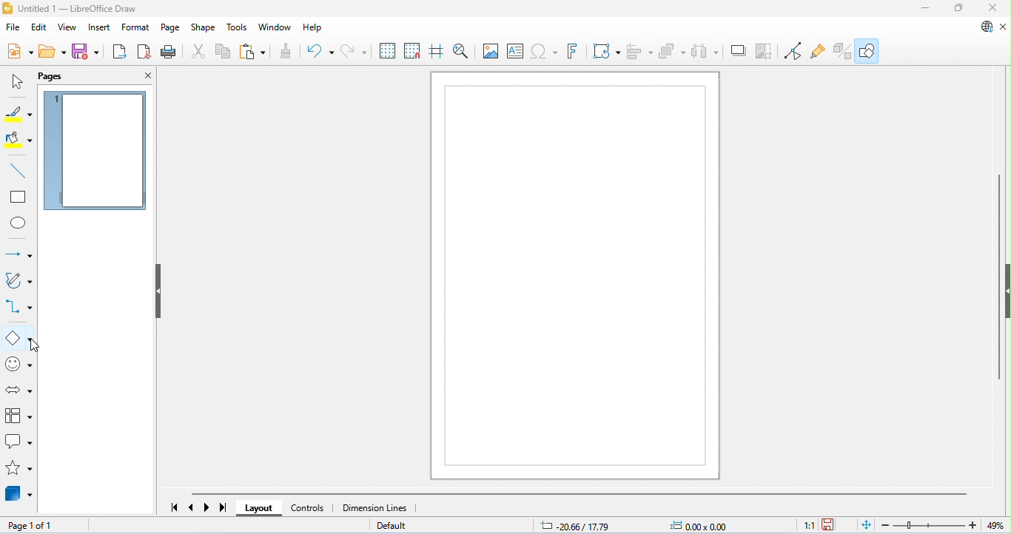 The width and height of the screenshot is (1011, 534). I want to click on drawing area, so click(576, 276).